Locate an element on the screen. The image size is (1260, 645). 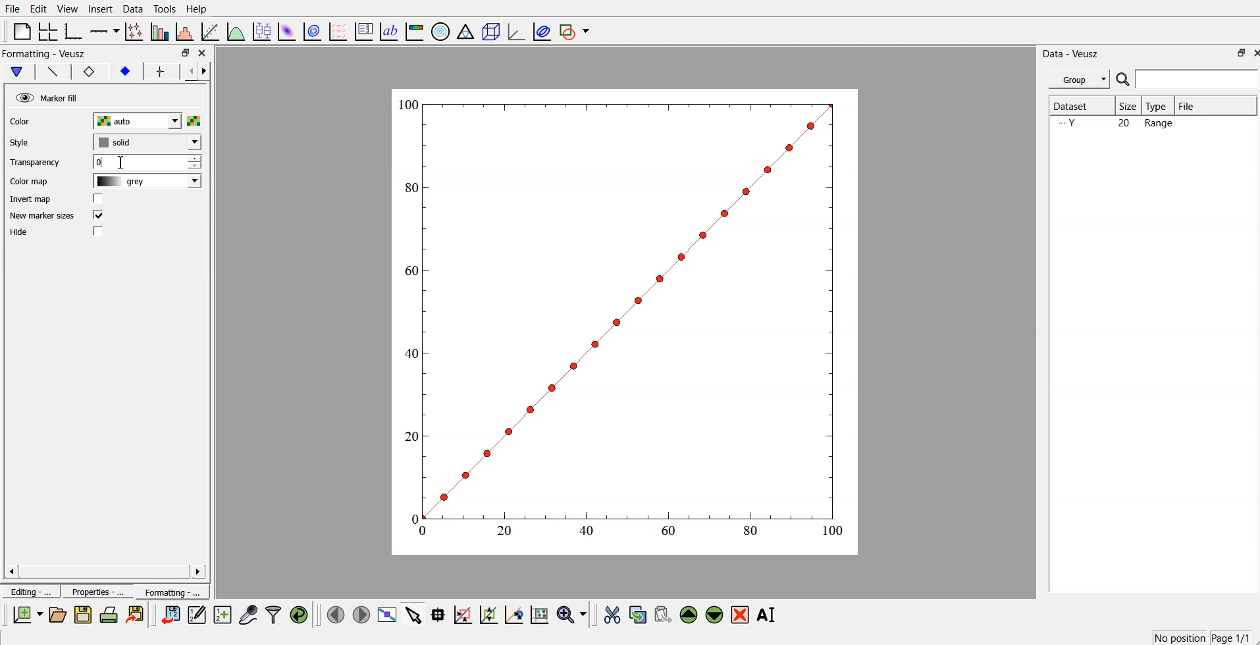
Move to next page is located at coordinates (361, 613).